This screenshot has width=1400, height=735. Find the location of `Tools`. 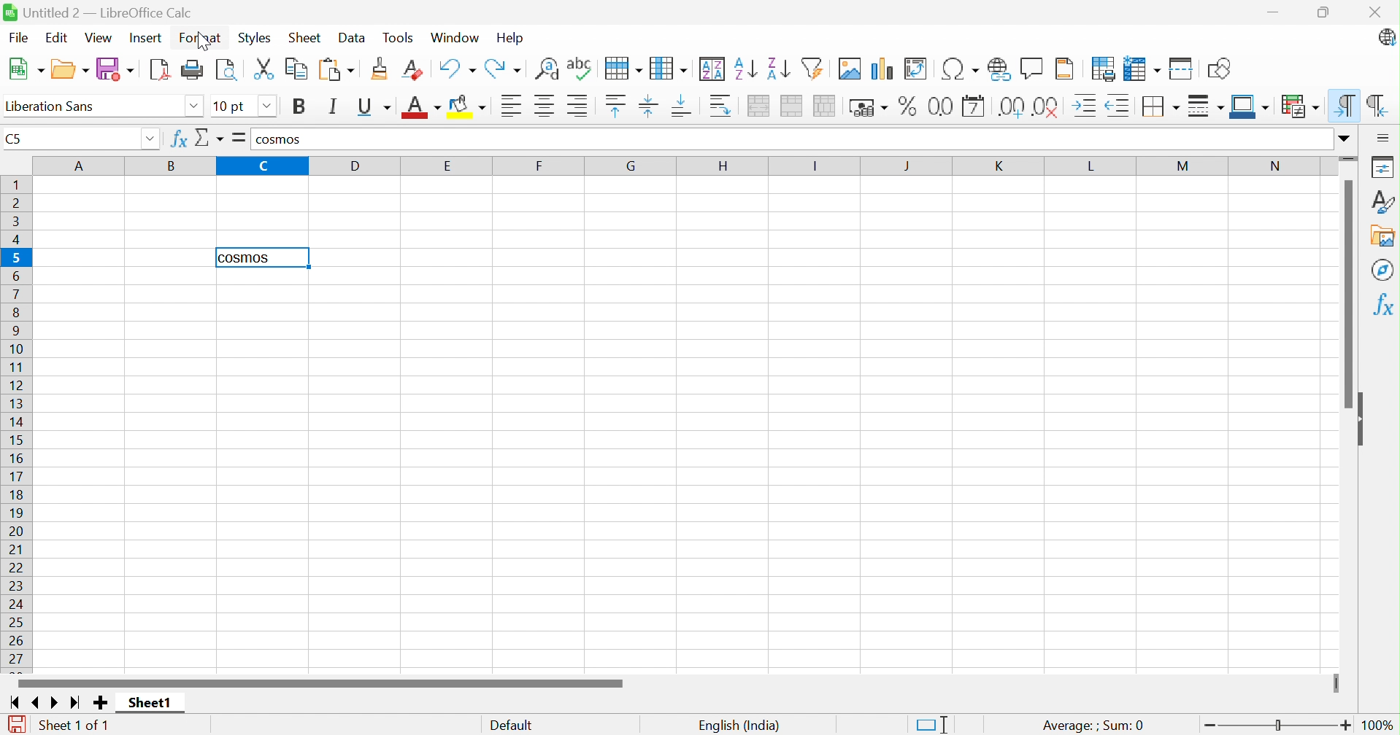

Tools is located at coordinates (399, 37).